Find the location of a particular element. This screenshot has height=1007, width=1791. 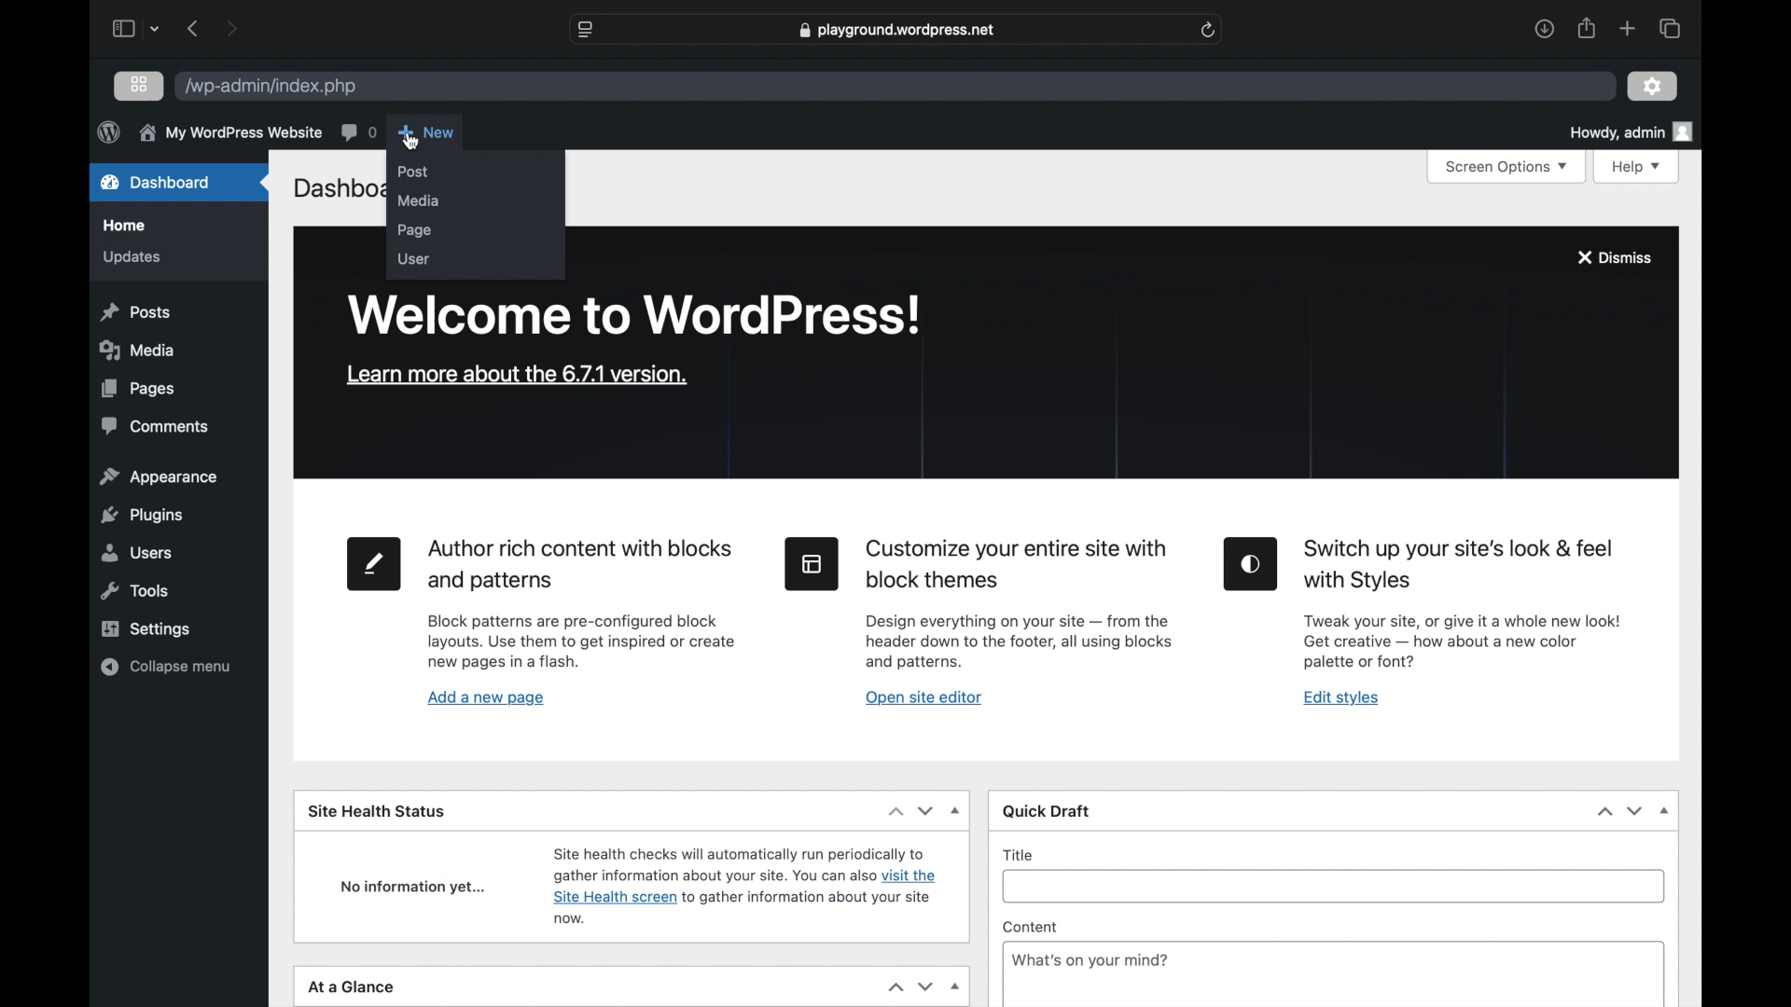

cursor is located at coordinates (412, 141).